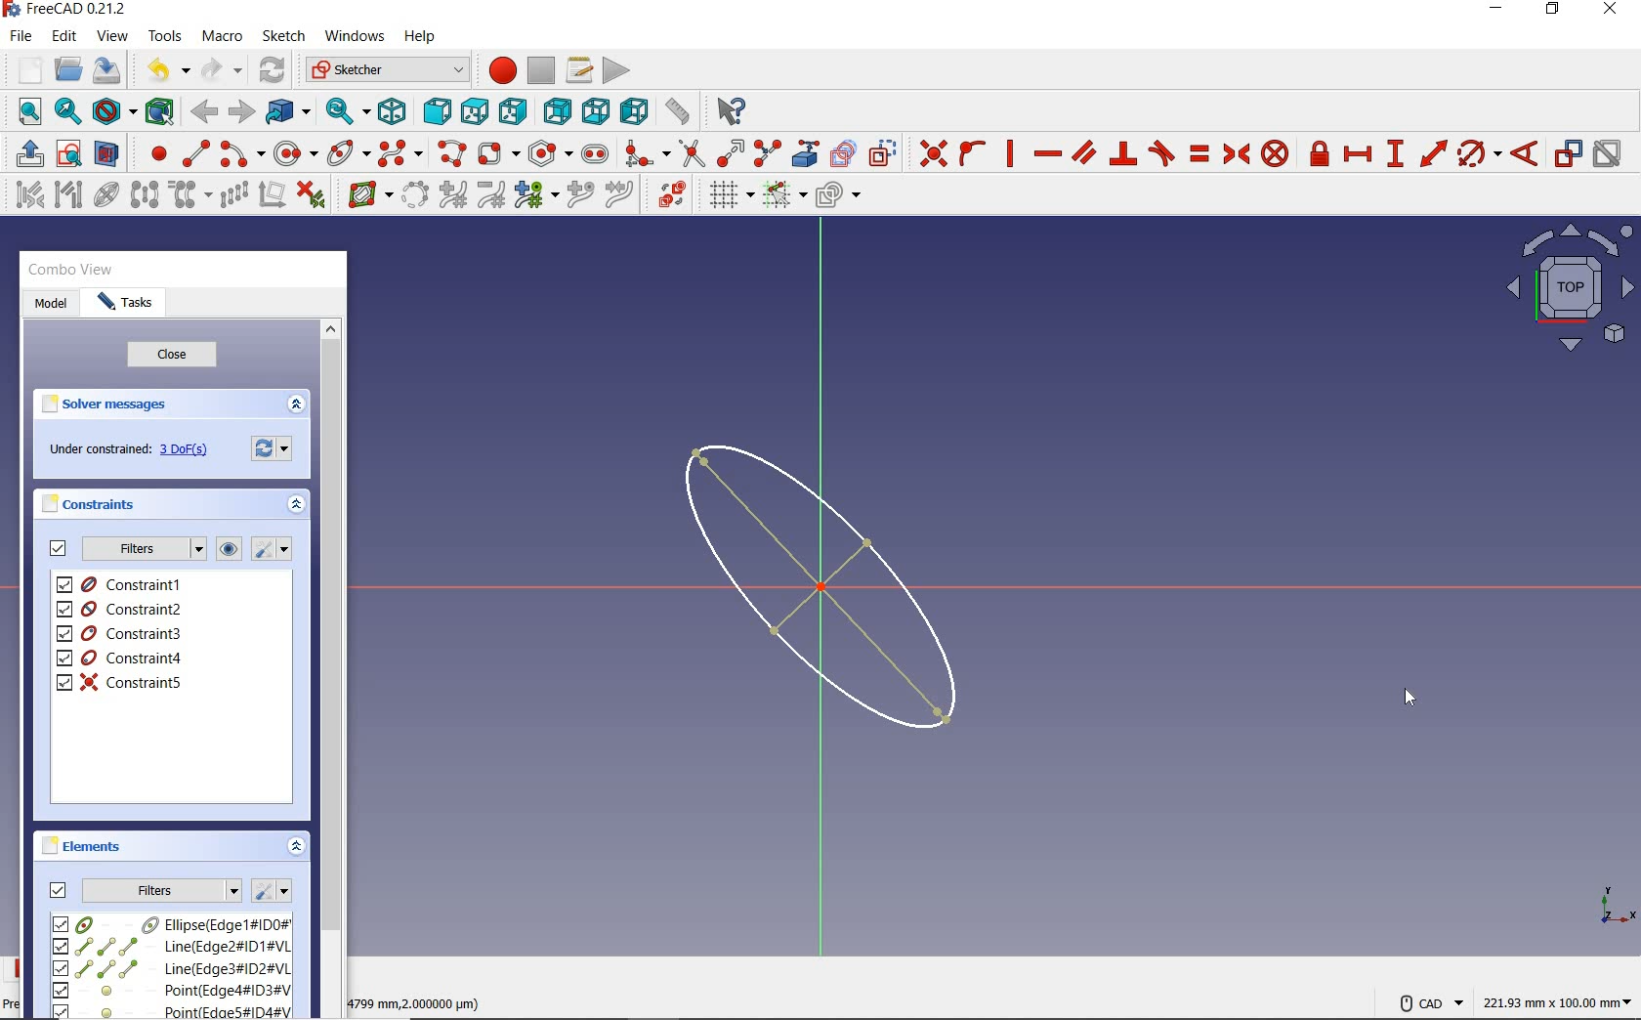 This screenshot has height=1020, width=1641. I want to click on measurement, so click(1559, 999).